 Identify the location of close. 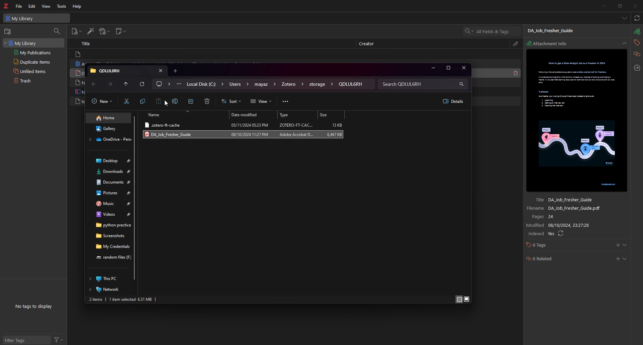
(635, 6).